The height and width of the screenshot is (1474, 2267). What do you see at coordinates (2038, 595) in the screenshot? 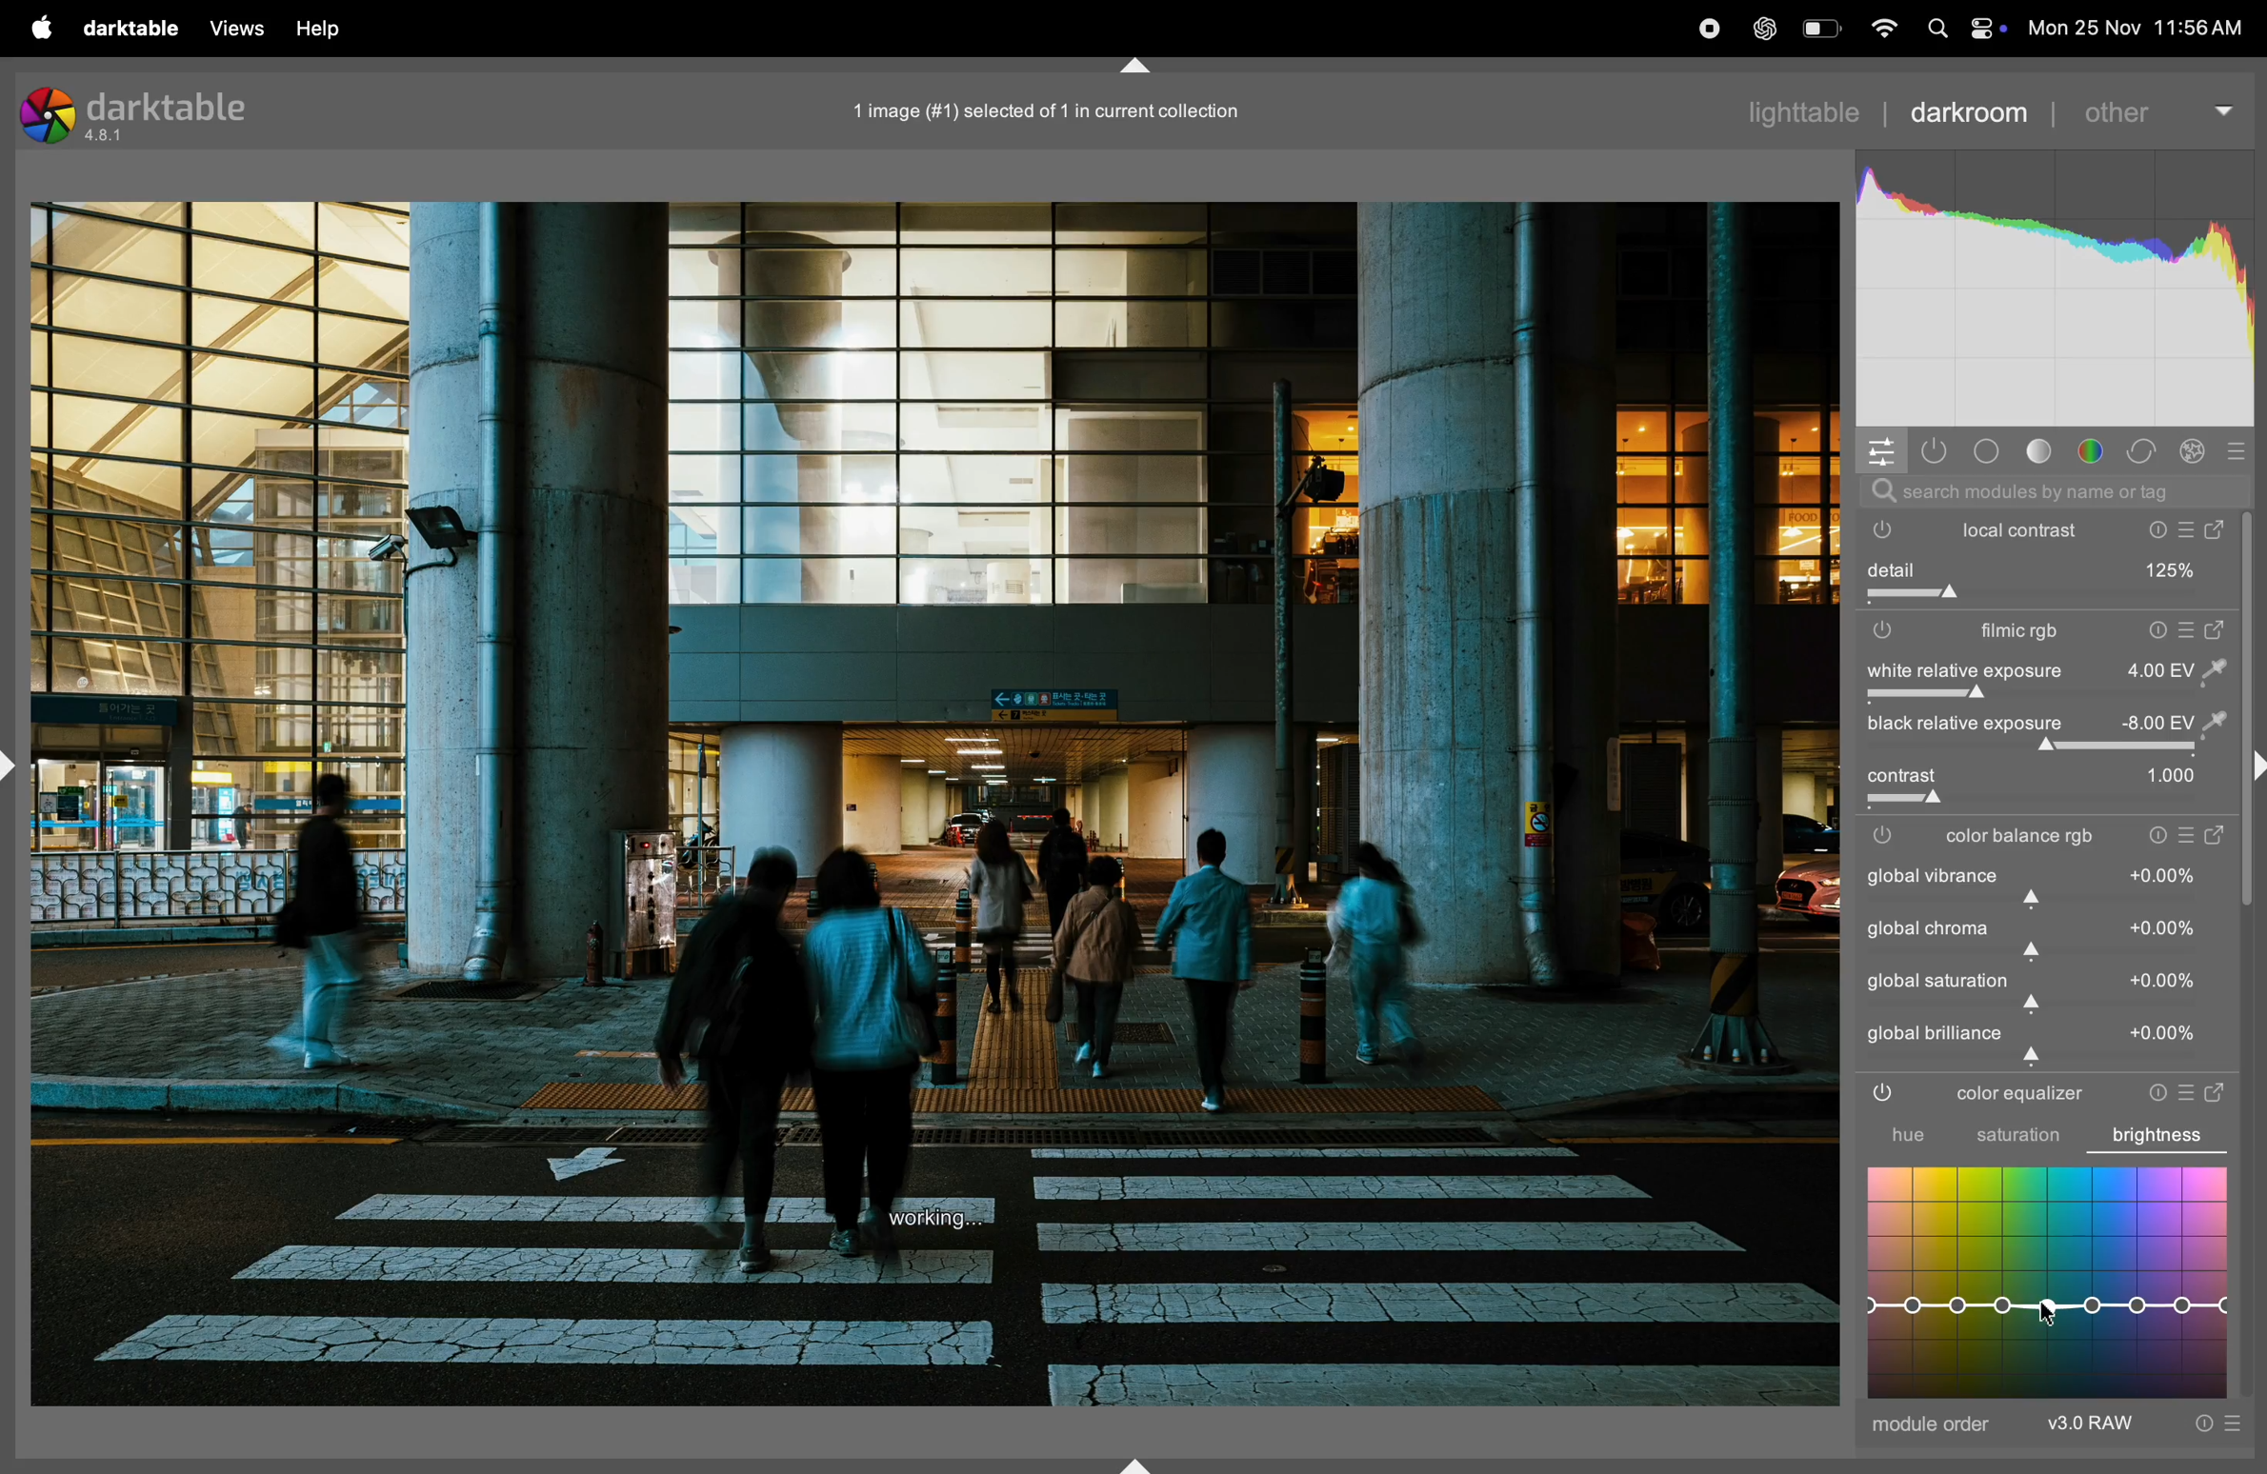
I see `toggle ` at bounding box center [2038, 595].